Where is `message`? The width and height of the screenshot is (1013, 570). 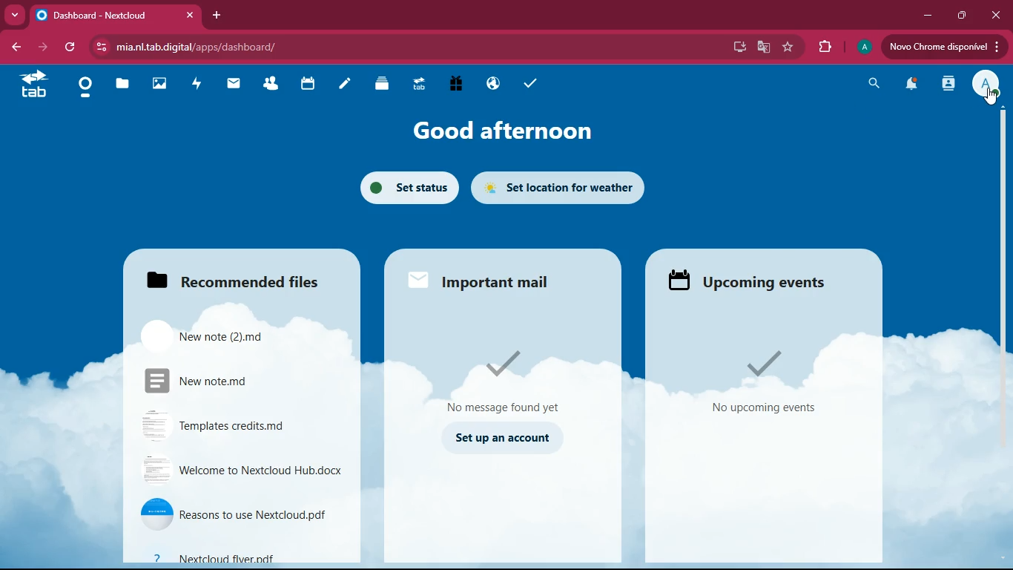
message is located at coordinates (509, 379).